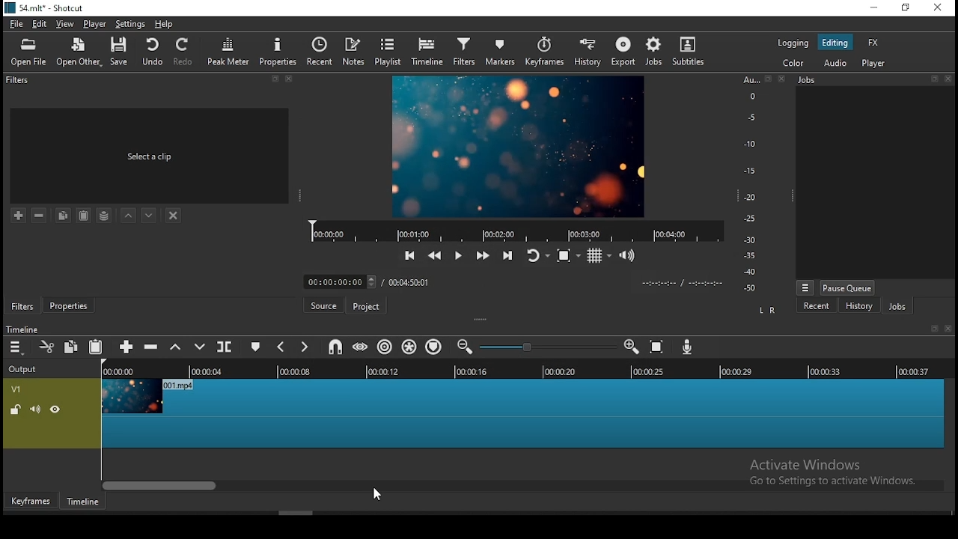  Describe the element at coordinates (875, 43) in the screenshot. I see `fx` at that location.